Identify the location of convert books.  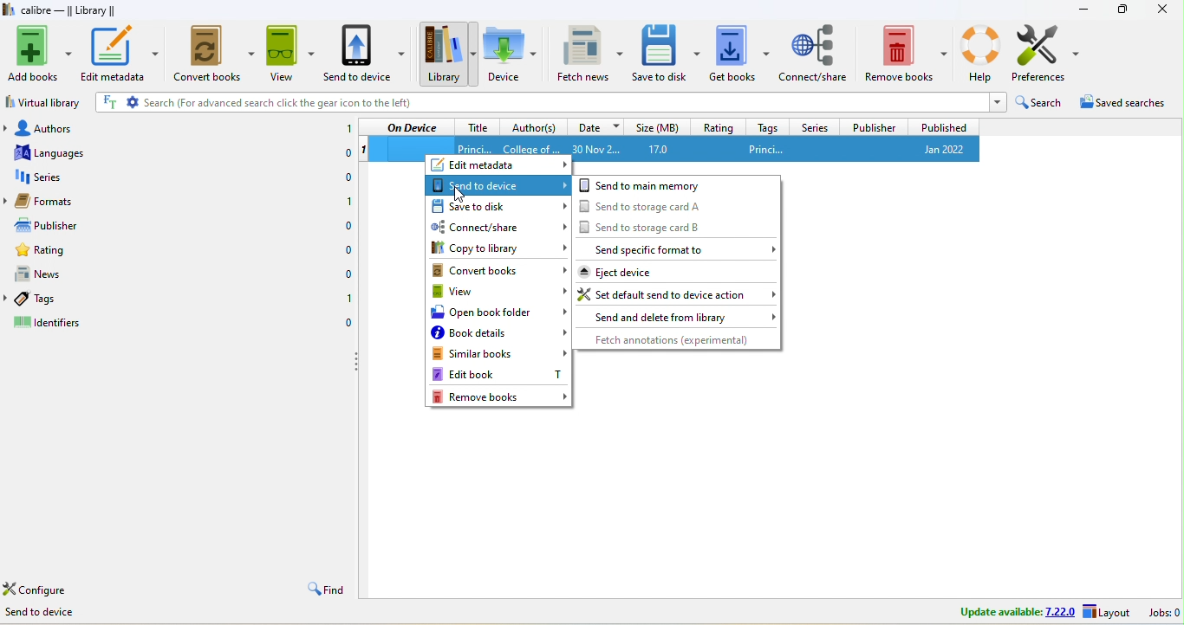
(496, 270).